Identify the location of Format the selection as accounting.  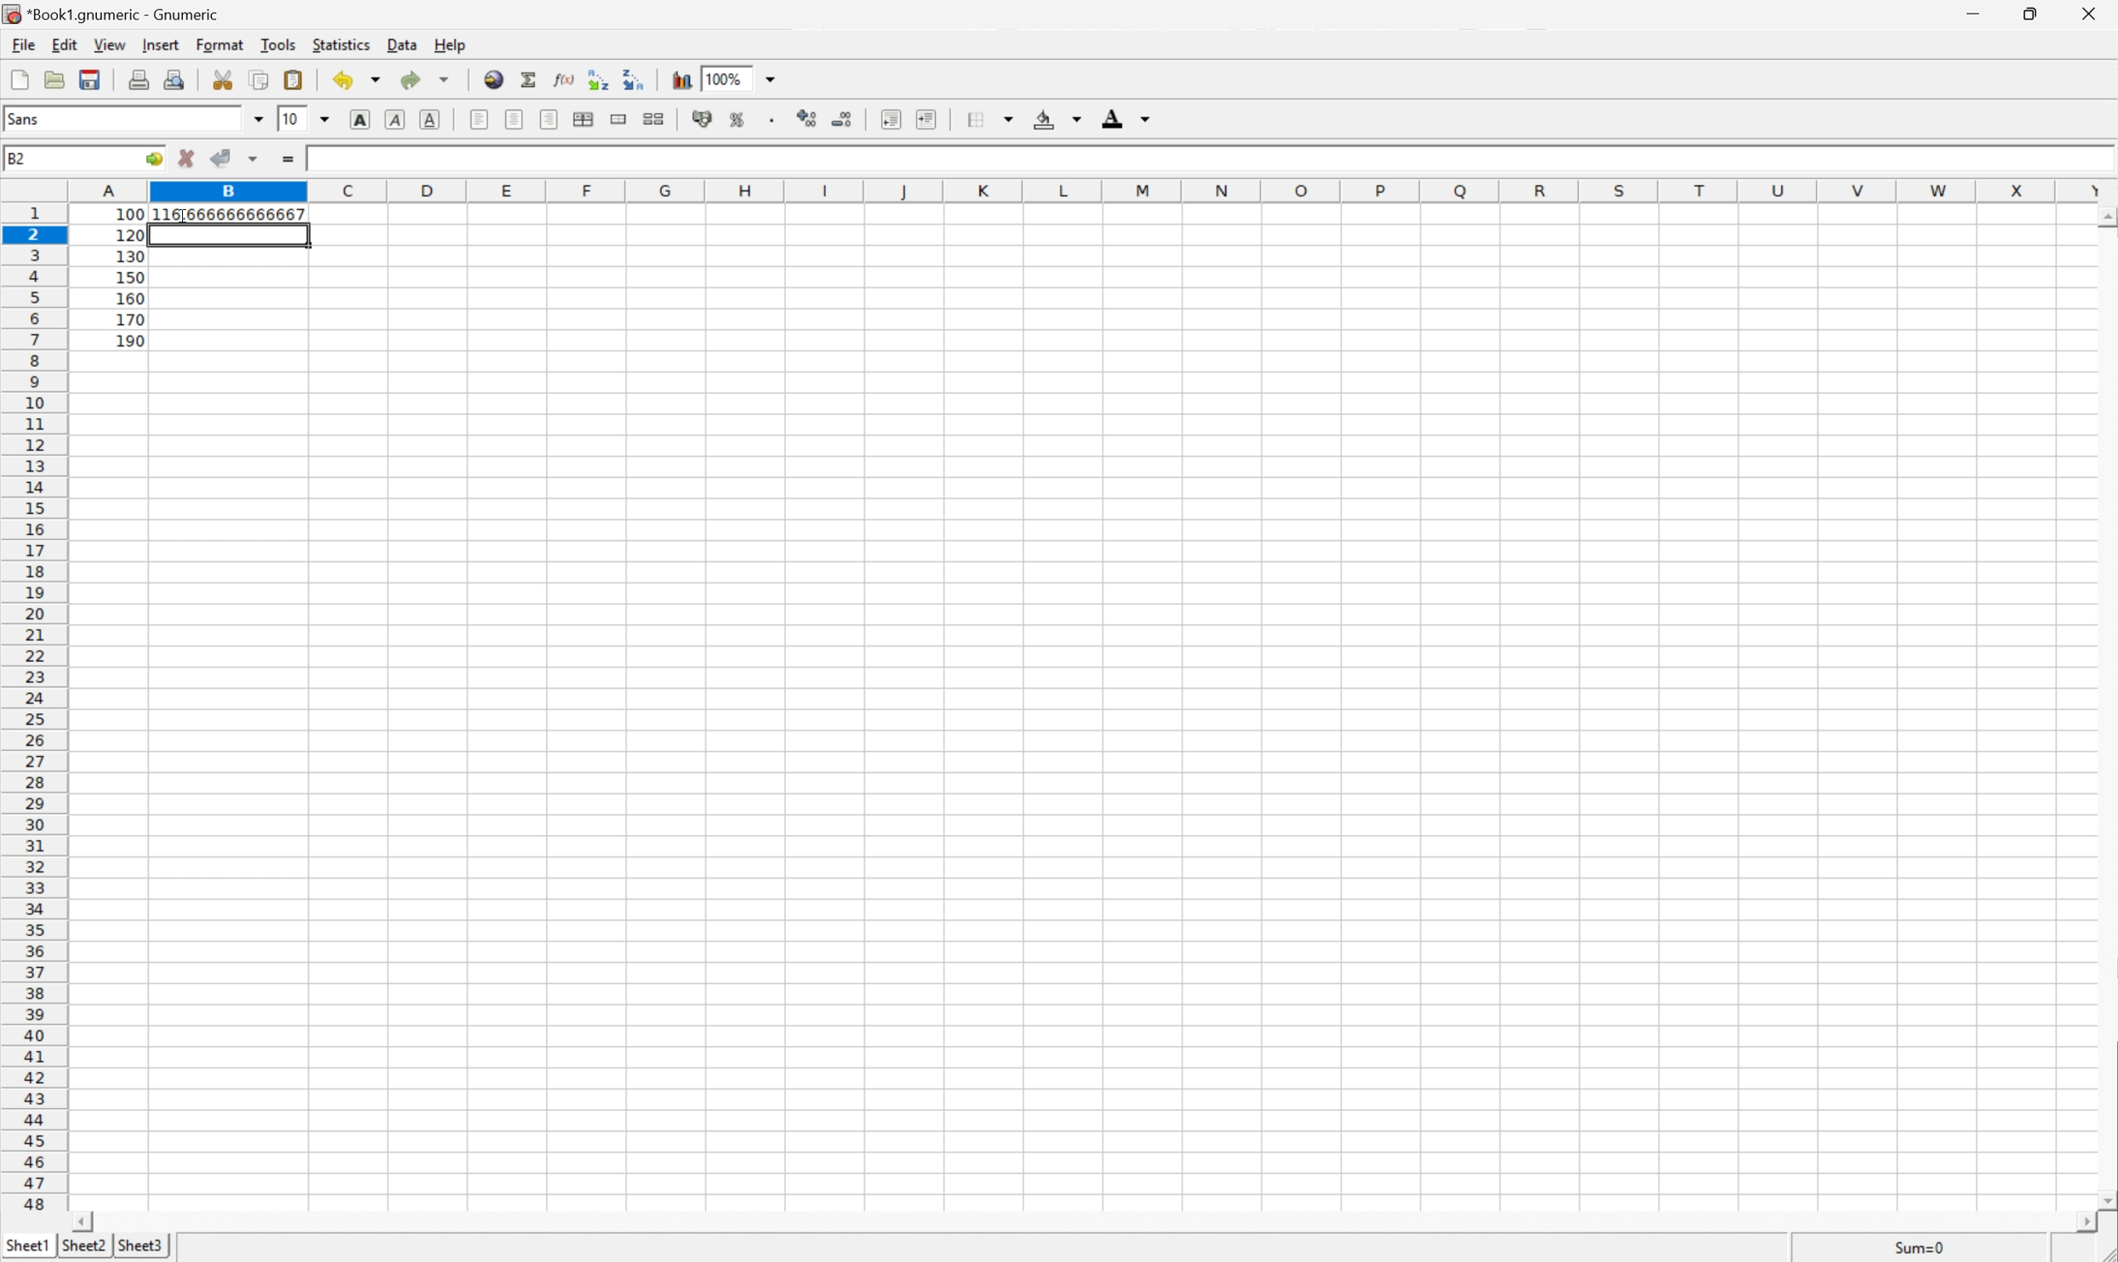
(706, 119).